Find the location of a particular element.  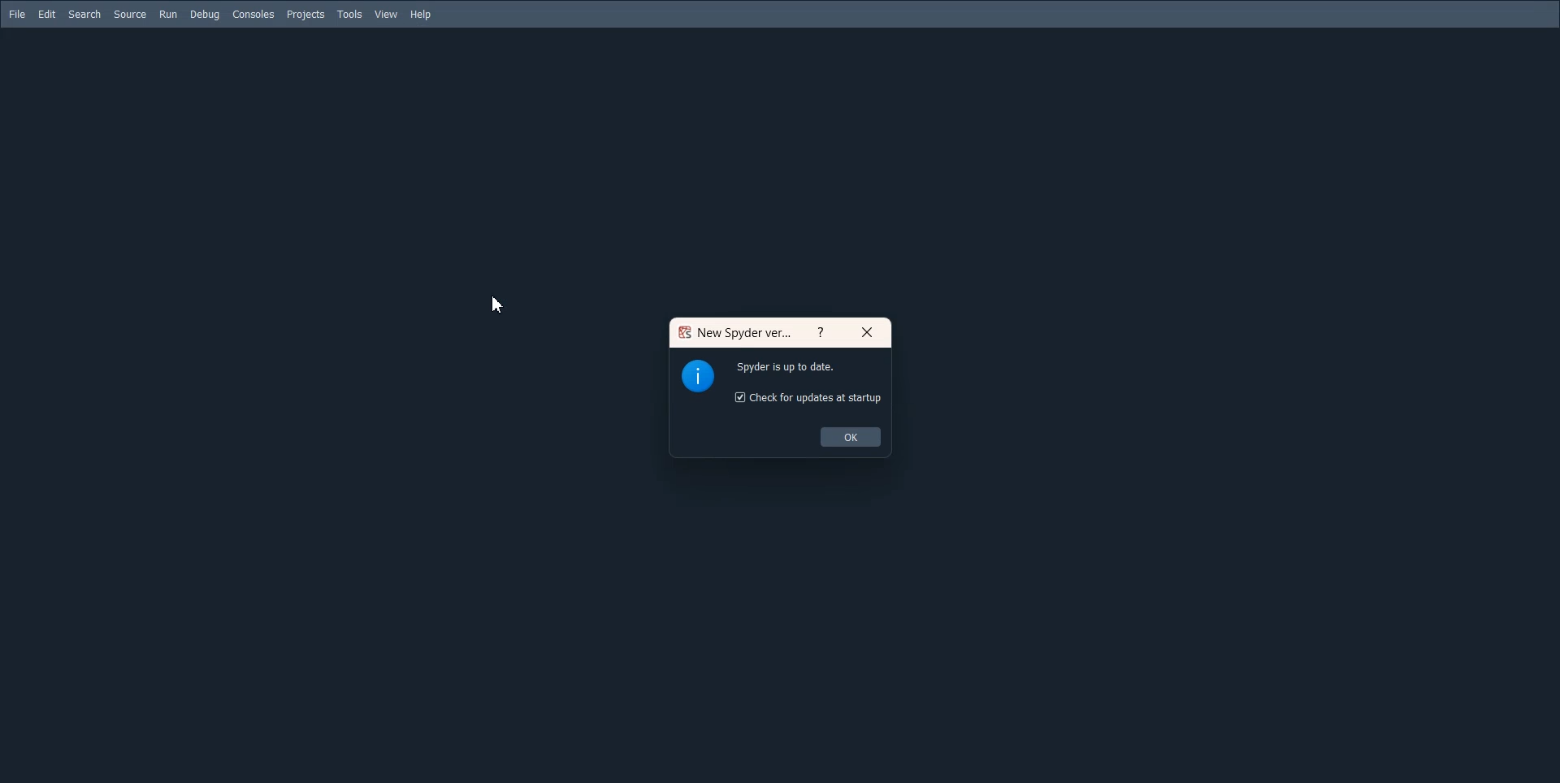

Close is located at coordinates (869, 332).